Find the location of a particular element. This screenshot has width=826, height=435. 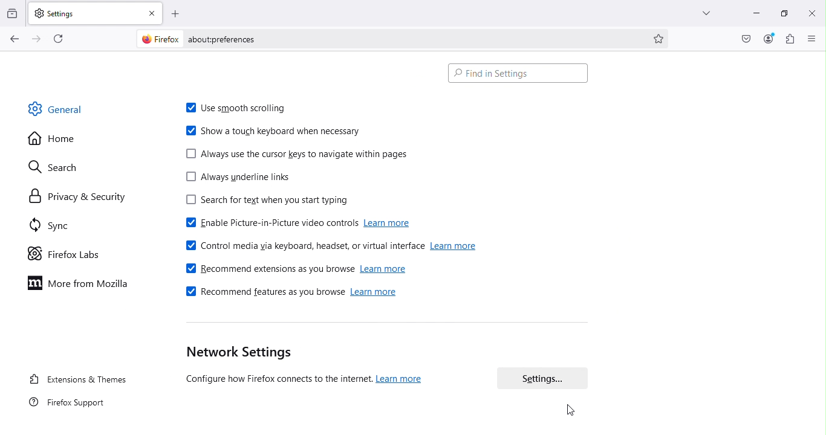

Settings tab is located at coordinates (84, 12).